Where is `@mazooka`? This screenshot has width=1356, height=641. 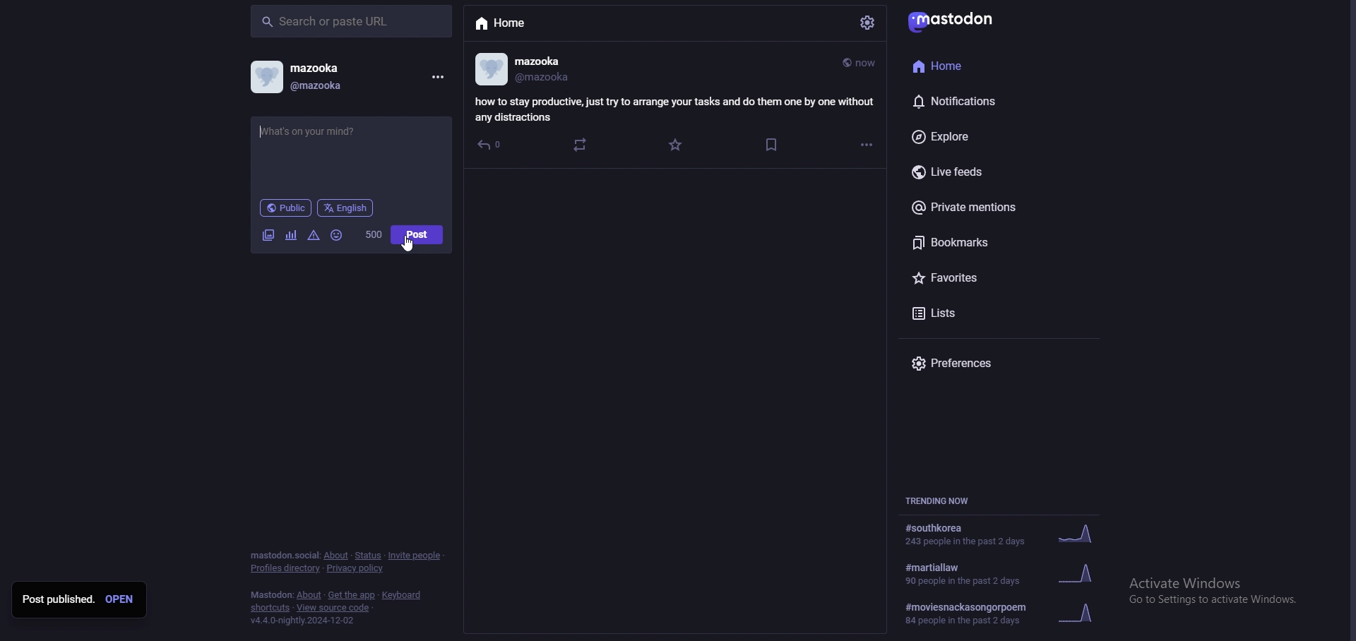 @mazooka is located at coordinates (326, 86).